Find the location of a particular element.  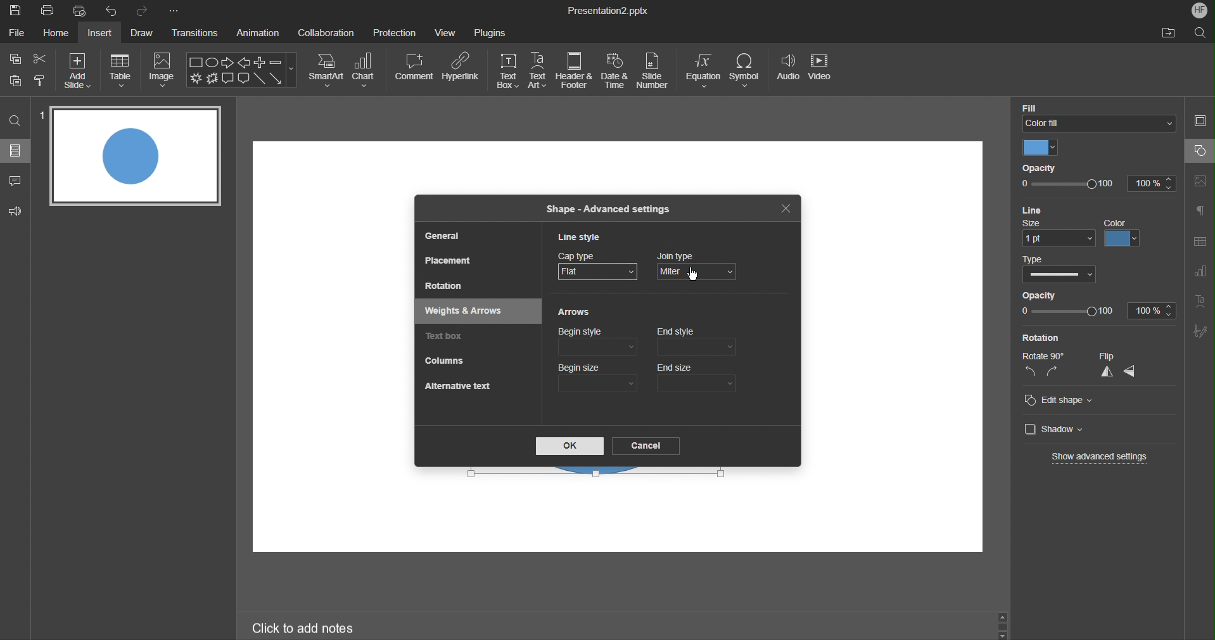

Slide Settings is located at coordinates (1200, 123).